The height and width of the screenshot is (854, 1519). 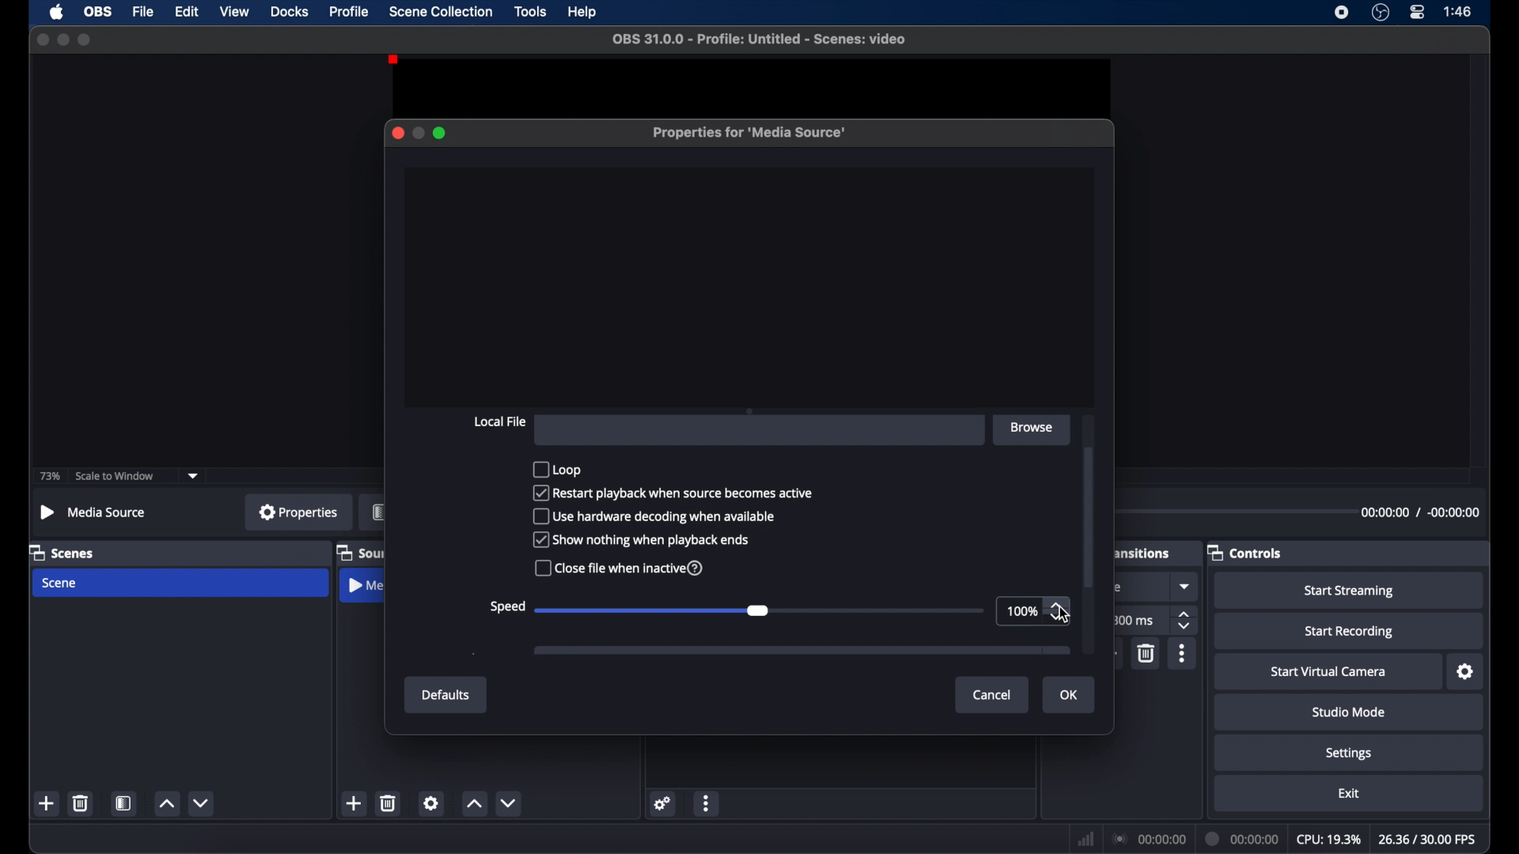 What do you see at coordinates (1350, 794) in the screenshot?
I see `exit` at bounding box center [1350, 794].